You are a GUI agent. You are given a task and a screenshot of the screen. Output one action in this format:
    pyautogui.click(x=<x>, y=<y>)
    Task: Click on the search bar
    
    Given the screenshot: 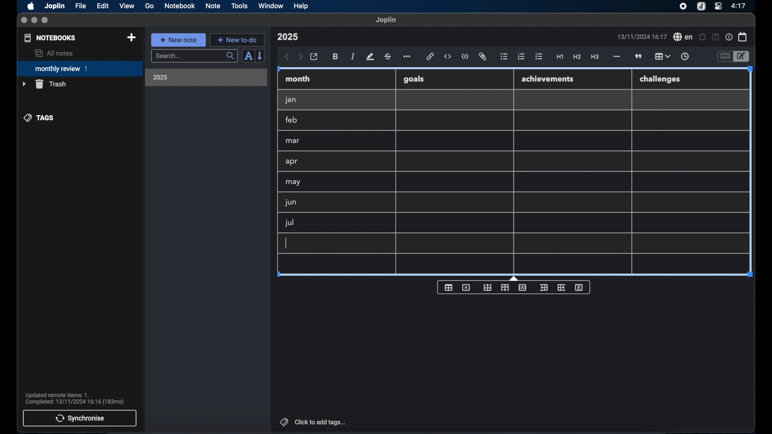 What is the action you would take?
    pyautogui.click(x=194, y=57)
    